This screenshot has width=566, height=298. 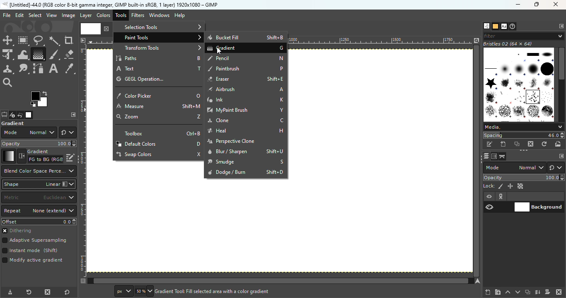 What do you see at coordinates (244, 121) in the screenshot?
I see `Clone` at bounding box center [244, 121].